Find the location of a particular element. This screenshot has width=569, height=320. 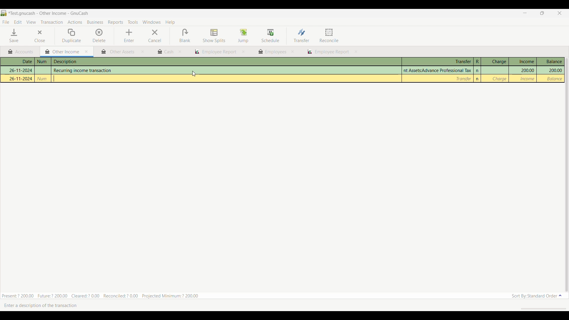

| Balance is located at coordinates (553, 79).